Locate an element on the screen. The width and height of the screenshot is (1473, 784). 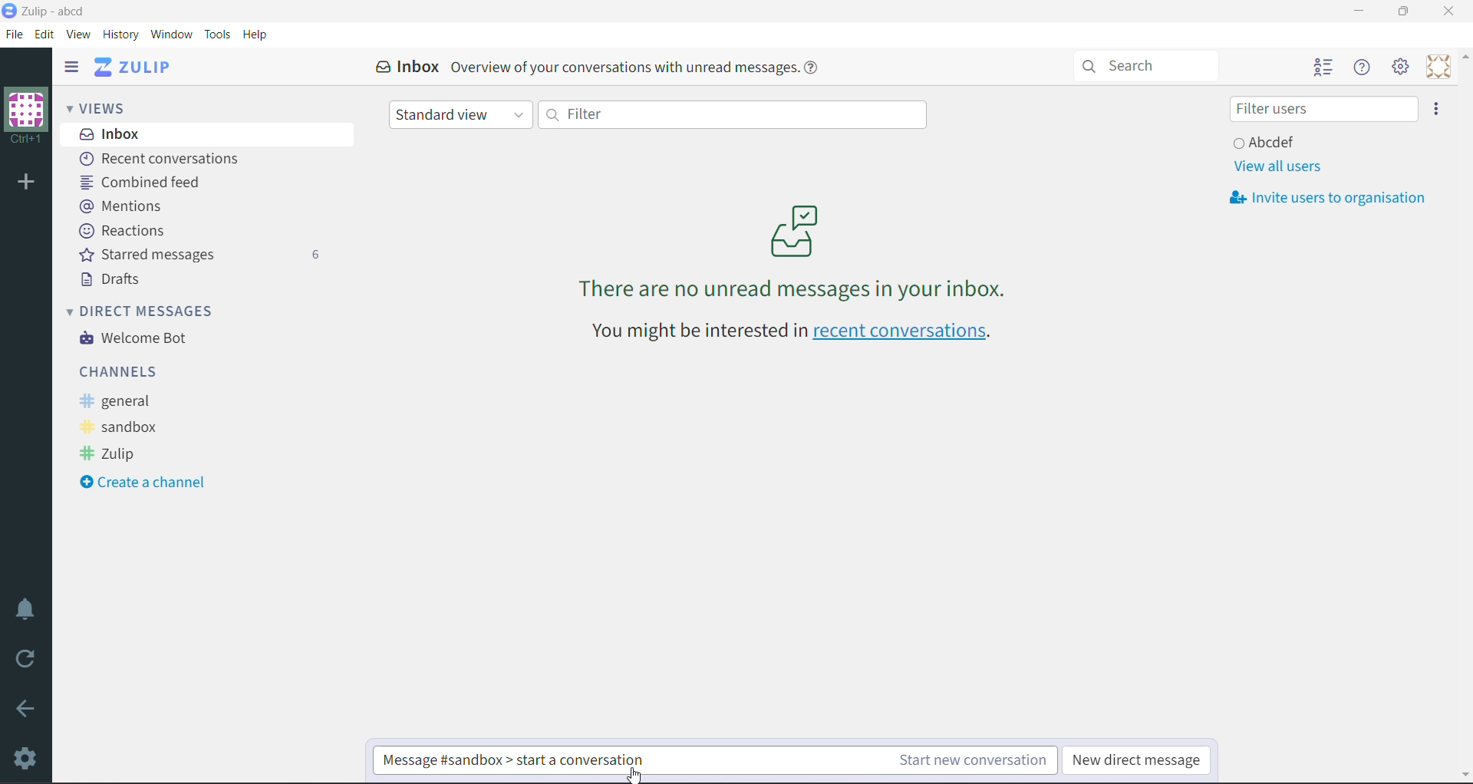
Create a Channel is located at coordinates (149, 483).